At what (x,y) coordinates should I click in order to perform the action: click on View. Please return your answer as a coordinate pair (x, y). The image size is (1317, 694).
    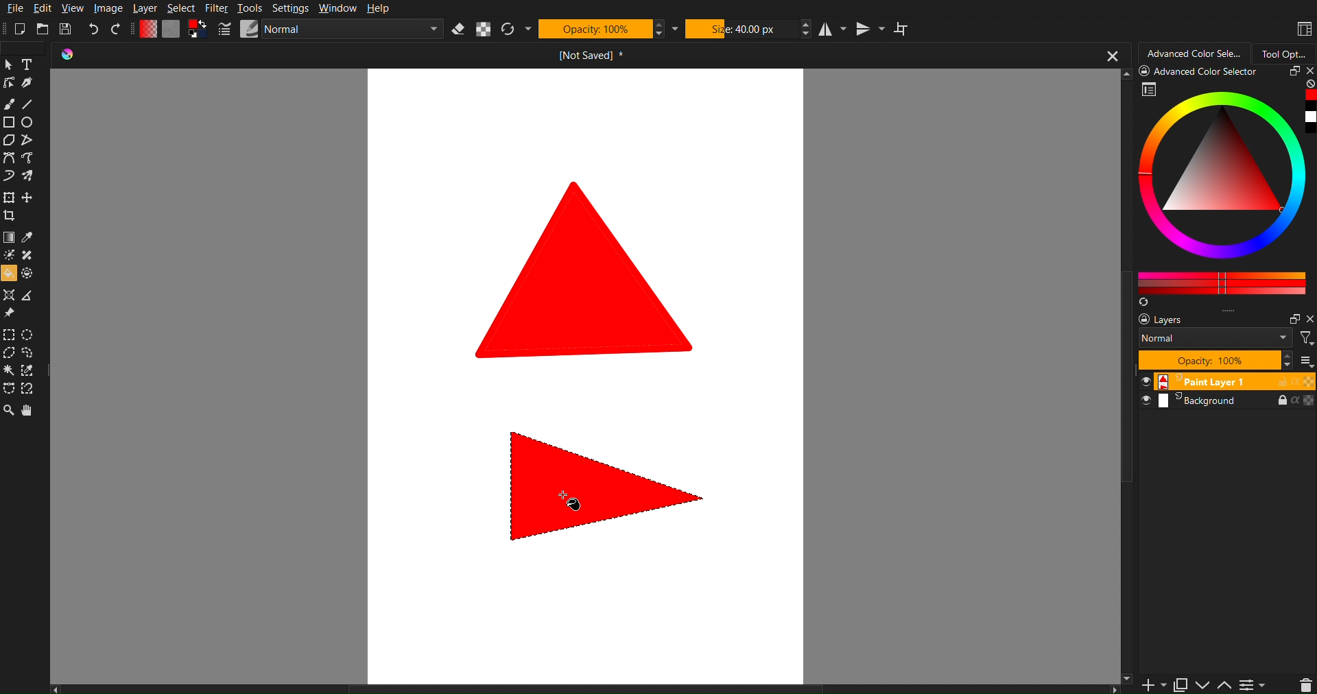
    Looking at the image, I should click on (75, 8).